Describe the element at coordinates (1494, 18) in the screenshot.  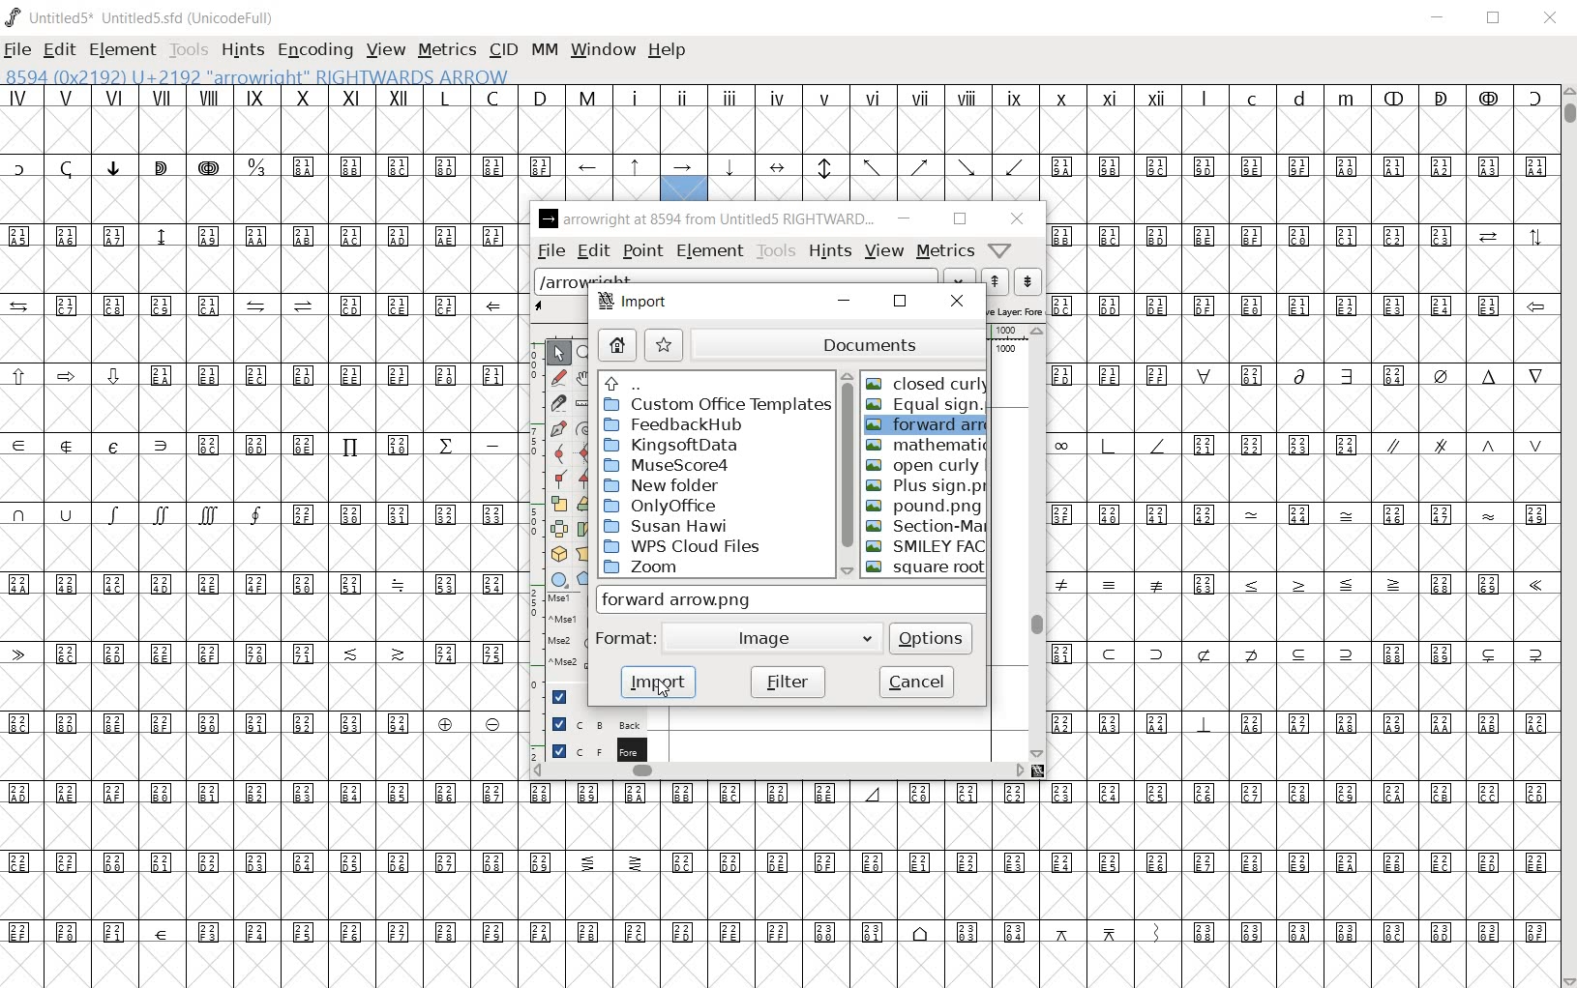
I see `RESTORE DOWN` at that location.